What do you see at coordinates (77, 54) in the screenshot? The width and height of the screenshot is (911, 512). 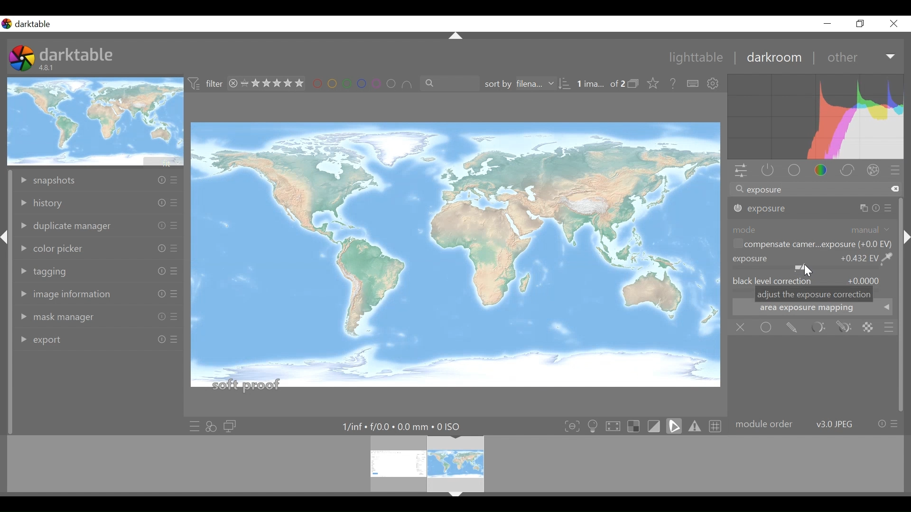 I see `darktable` at bounding box center [77, 54].